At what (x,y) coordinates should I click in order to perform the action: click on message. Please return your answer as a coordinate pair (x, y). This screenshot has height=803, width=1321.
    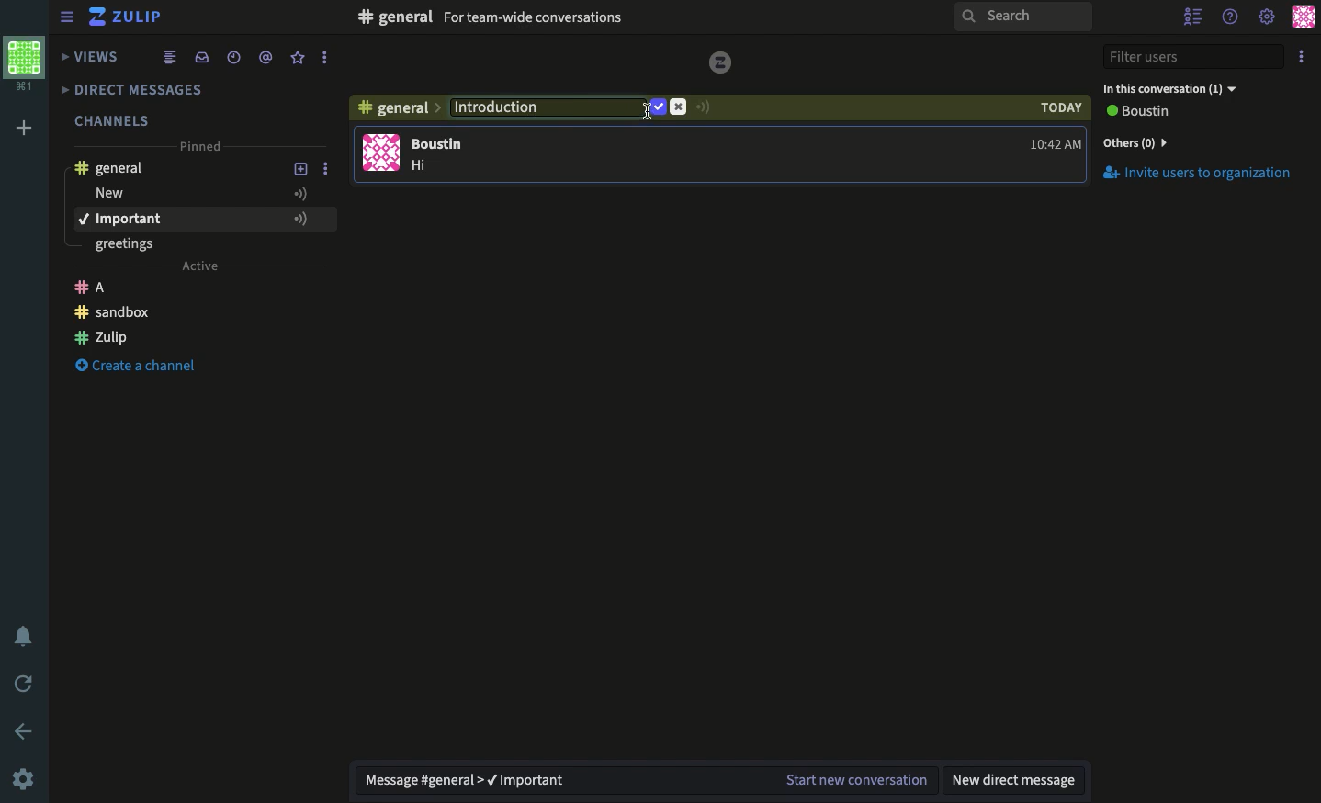
    Looking at the image, I should click on (424, 167).